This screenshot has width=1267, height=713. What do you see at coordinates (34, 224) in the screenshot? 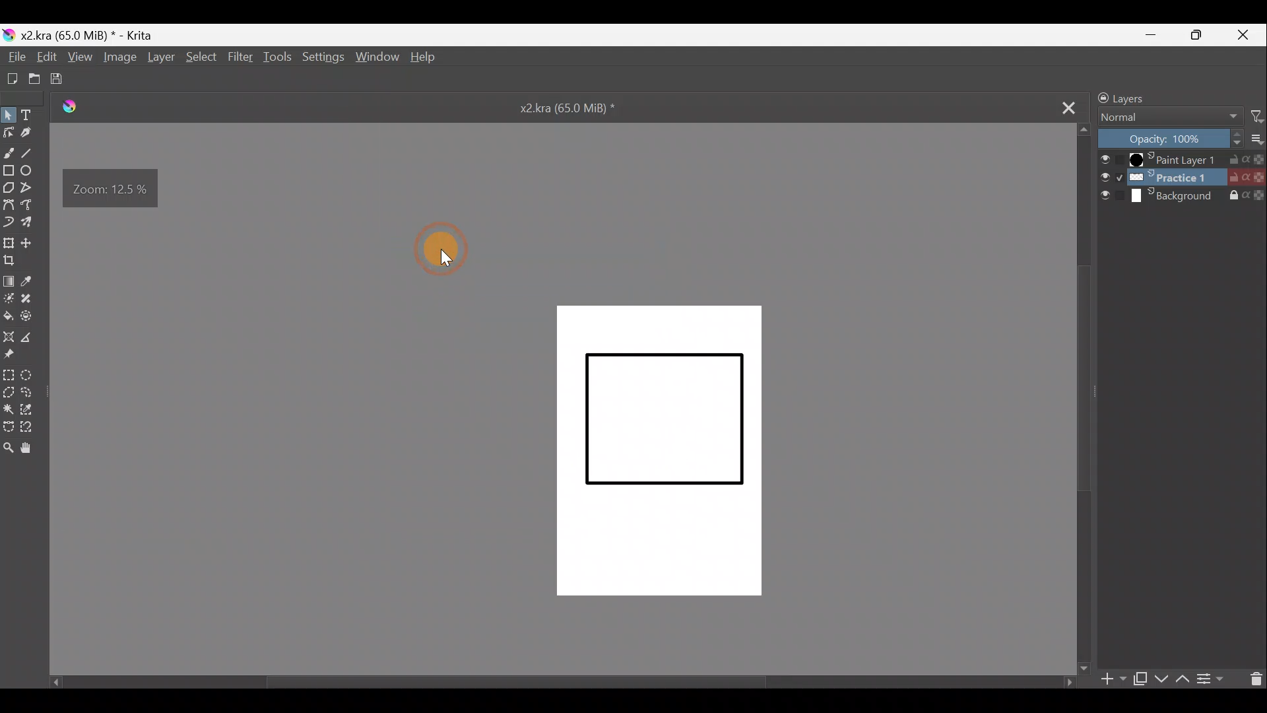
I see `Multibrush tool` at bounding box center [34, 224].